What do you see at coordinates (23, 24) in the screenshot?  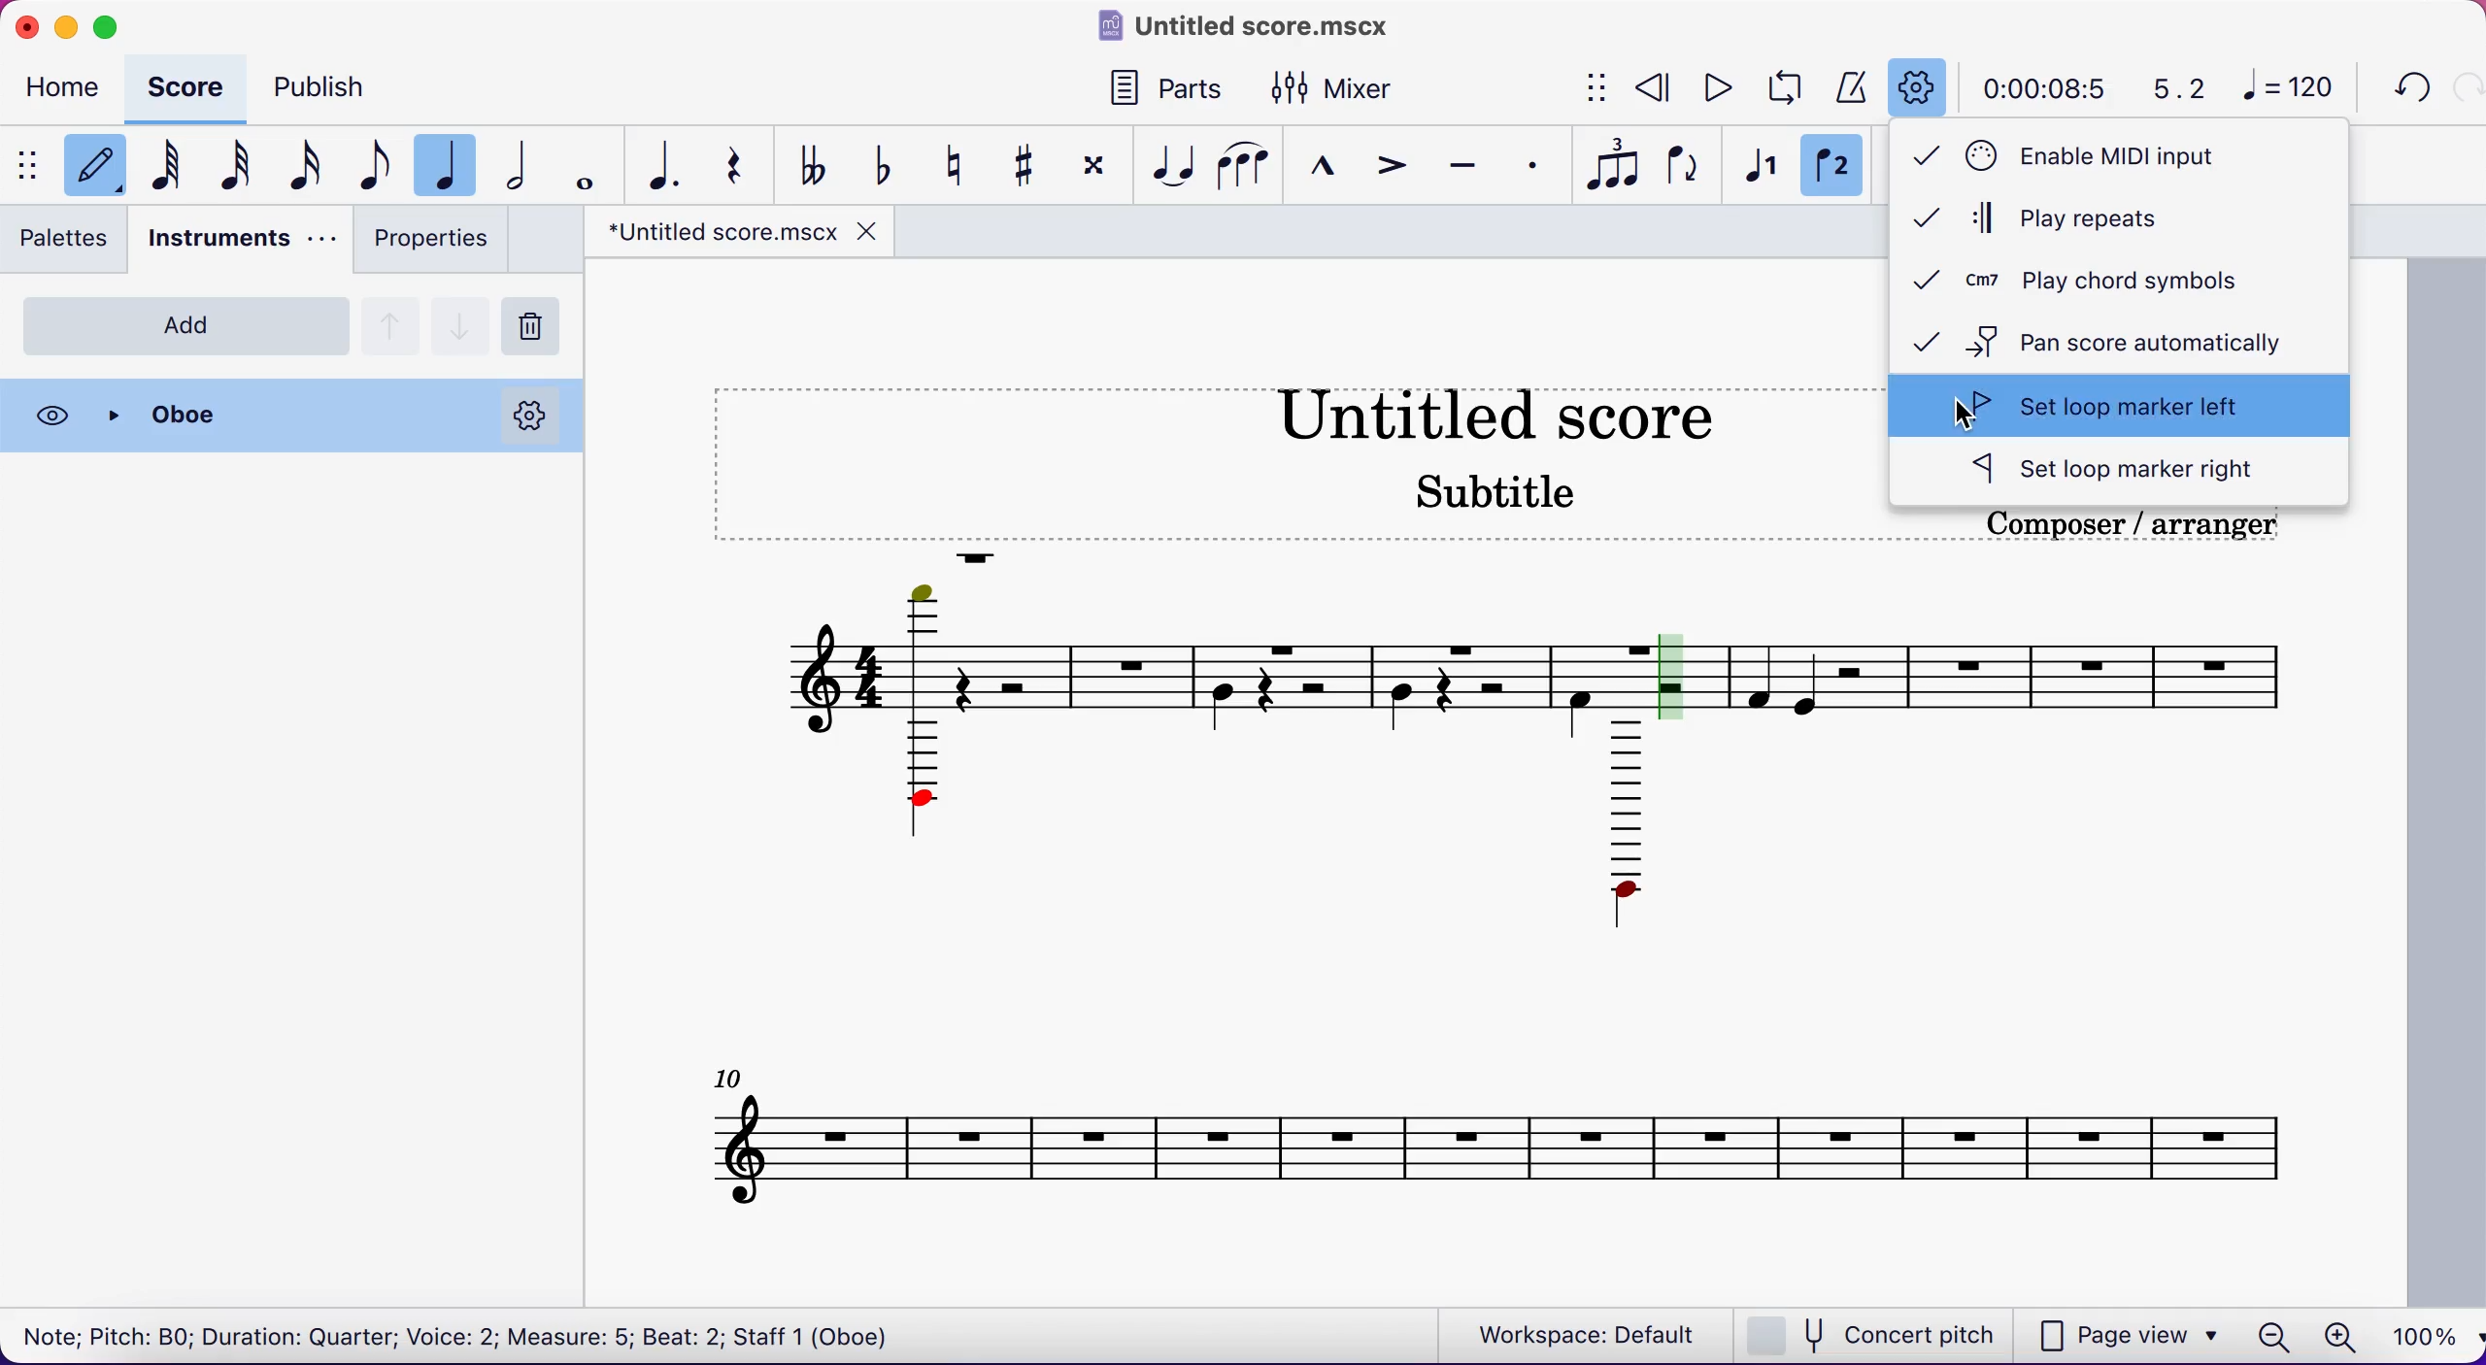 I see `close` at bounding box center [23, 24].